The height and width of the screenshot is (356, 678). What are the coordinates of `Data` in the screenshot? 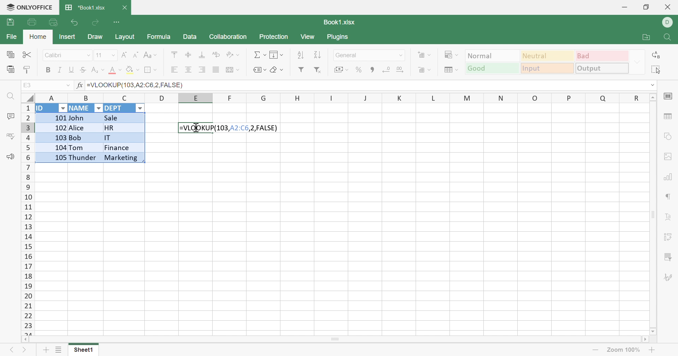 It's located at (191, 37).